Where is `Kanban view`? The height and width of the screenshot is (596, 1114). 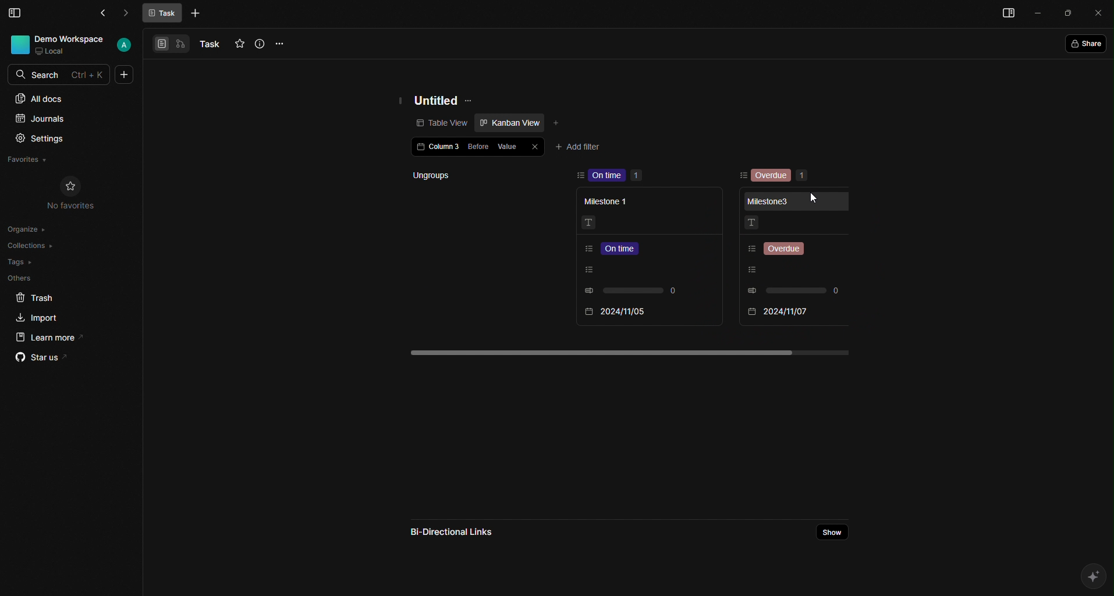 Kanban view is located at coordinates (508, 122).